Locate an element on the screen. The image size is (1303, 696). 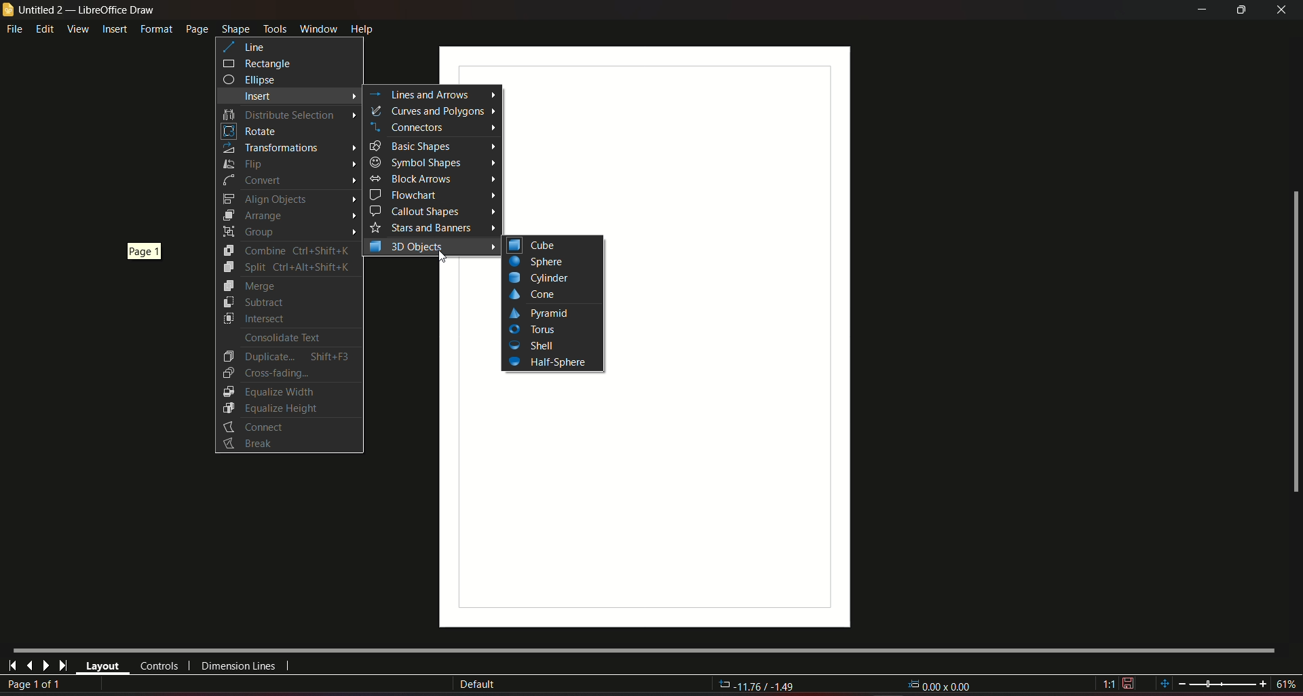
Arrow is located at coordinates (351, 214).